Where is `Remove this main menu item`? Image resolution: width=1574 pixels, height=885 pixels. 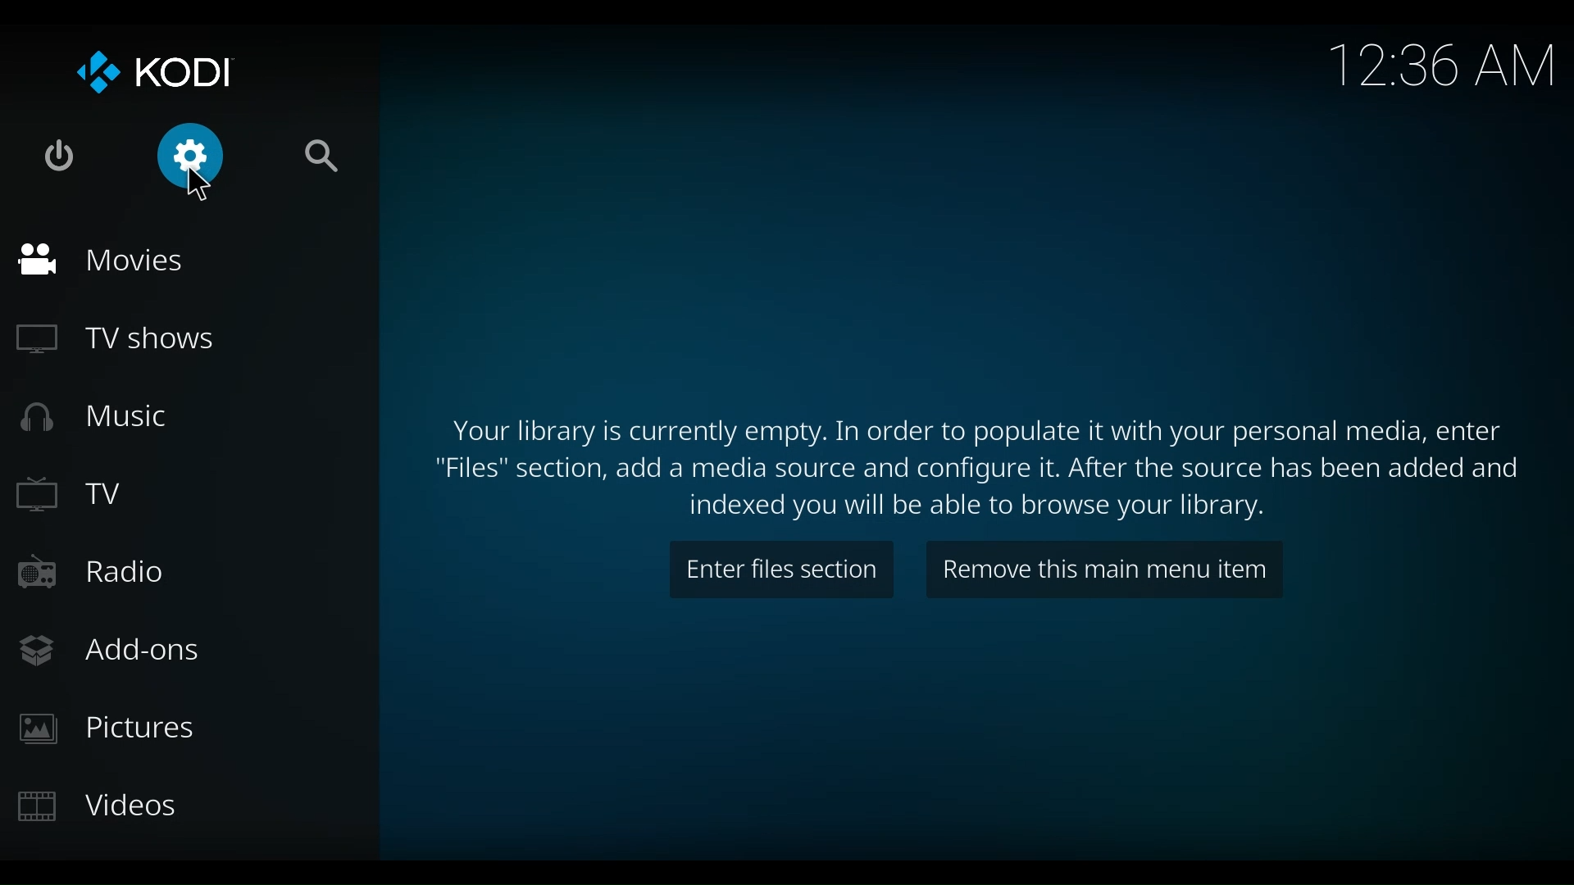
Remove this main menu item is located at coordinates (1105, 570).